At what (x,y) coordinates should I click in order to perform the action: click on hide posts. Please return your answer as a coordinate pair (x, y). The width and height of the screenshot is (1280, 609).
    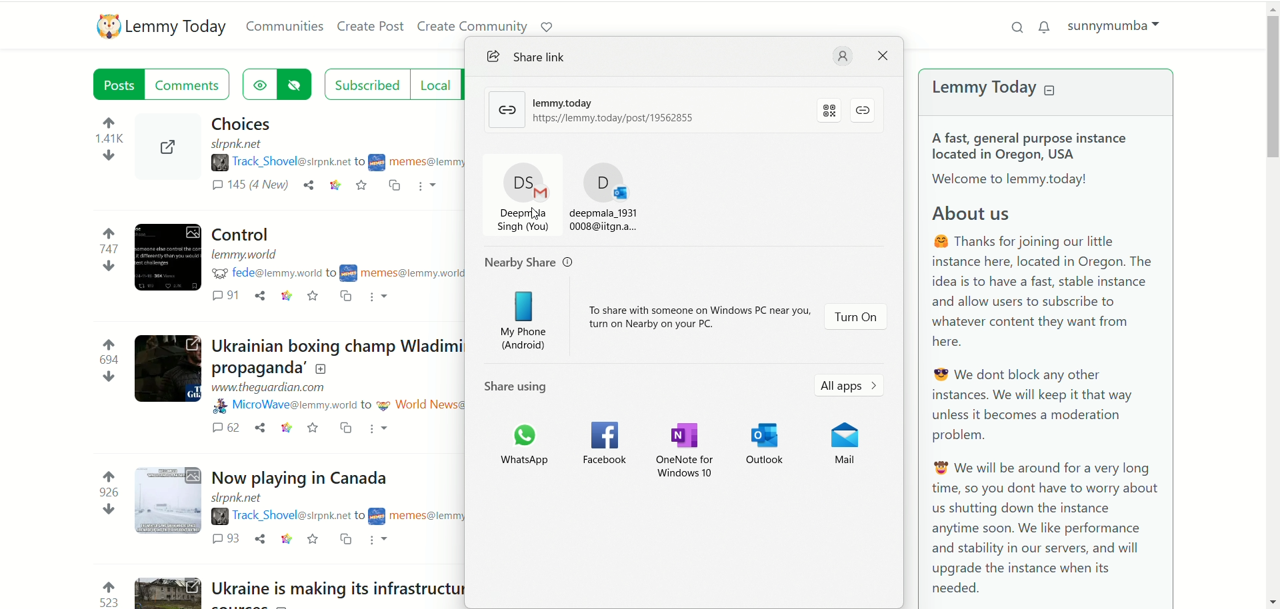
    Looking at the image, I should click on (295, 86).